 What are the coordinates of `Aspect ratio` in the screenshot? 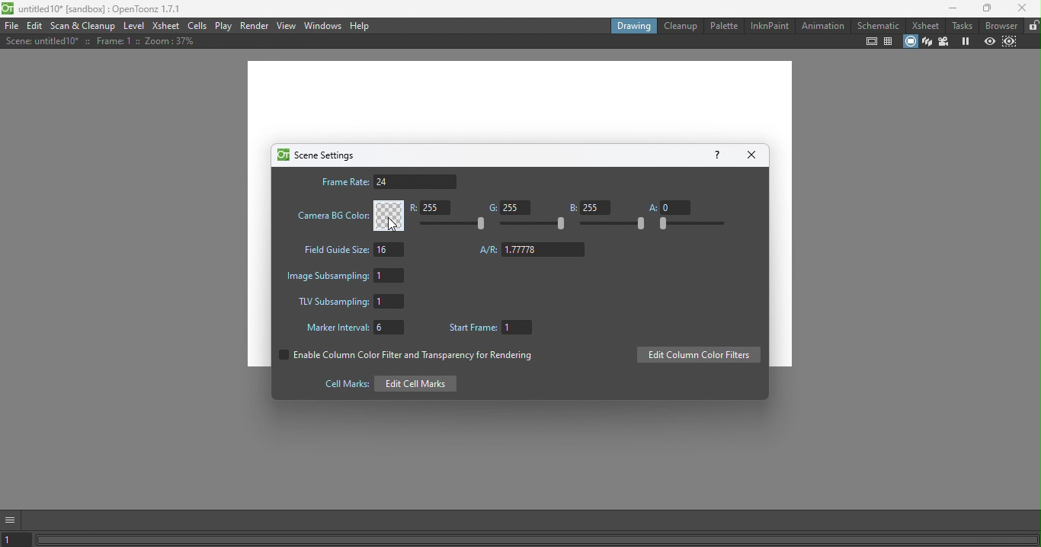 It's located at (533, 250).